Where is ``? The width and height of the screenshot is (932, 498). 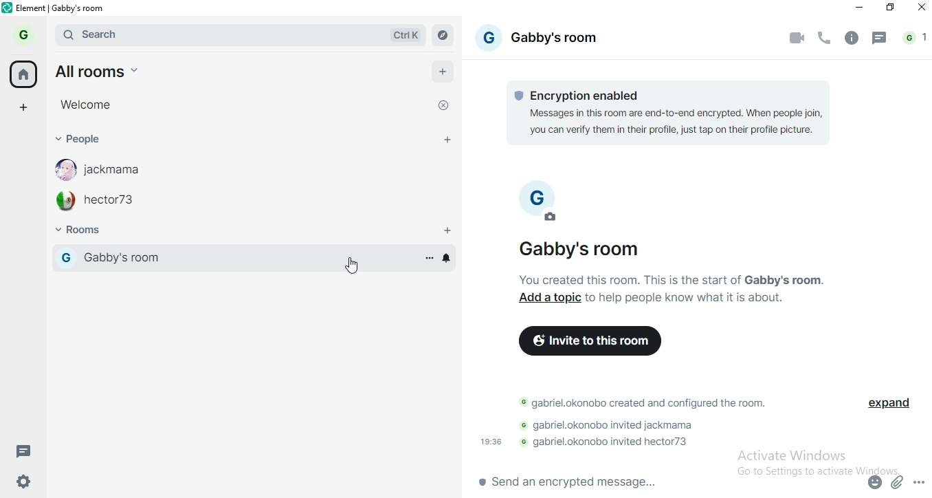  is located at coordinates (921, 479).